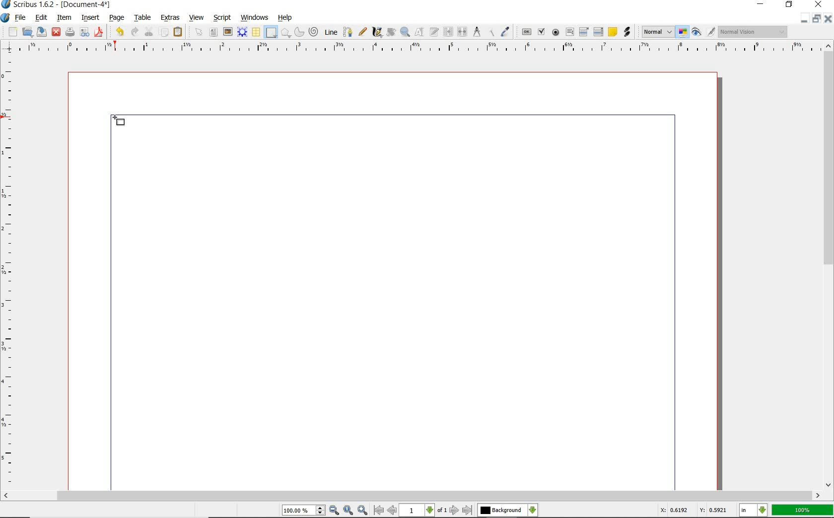  Describe the element at coordinates (223, 18) in the screenshot. I see `script` at that location.